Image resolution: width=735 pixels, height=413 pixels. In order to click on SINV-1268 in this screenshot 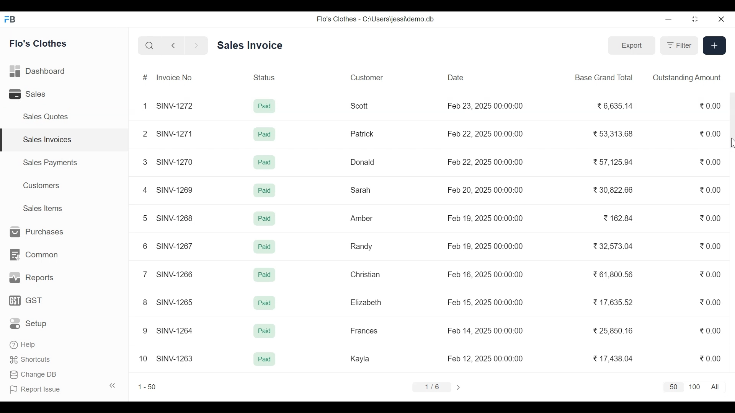, I will do `click(176, 218)`.